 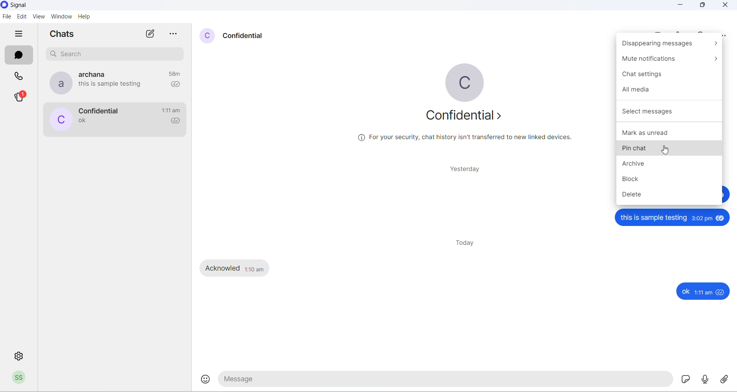 What do you see at coordinates (64, 35) in the screenshot?
I see `chats heading` at bounding box center [64, 35].